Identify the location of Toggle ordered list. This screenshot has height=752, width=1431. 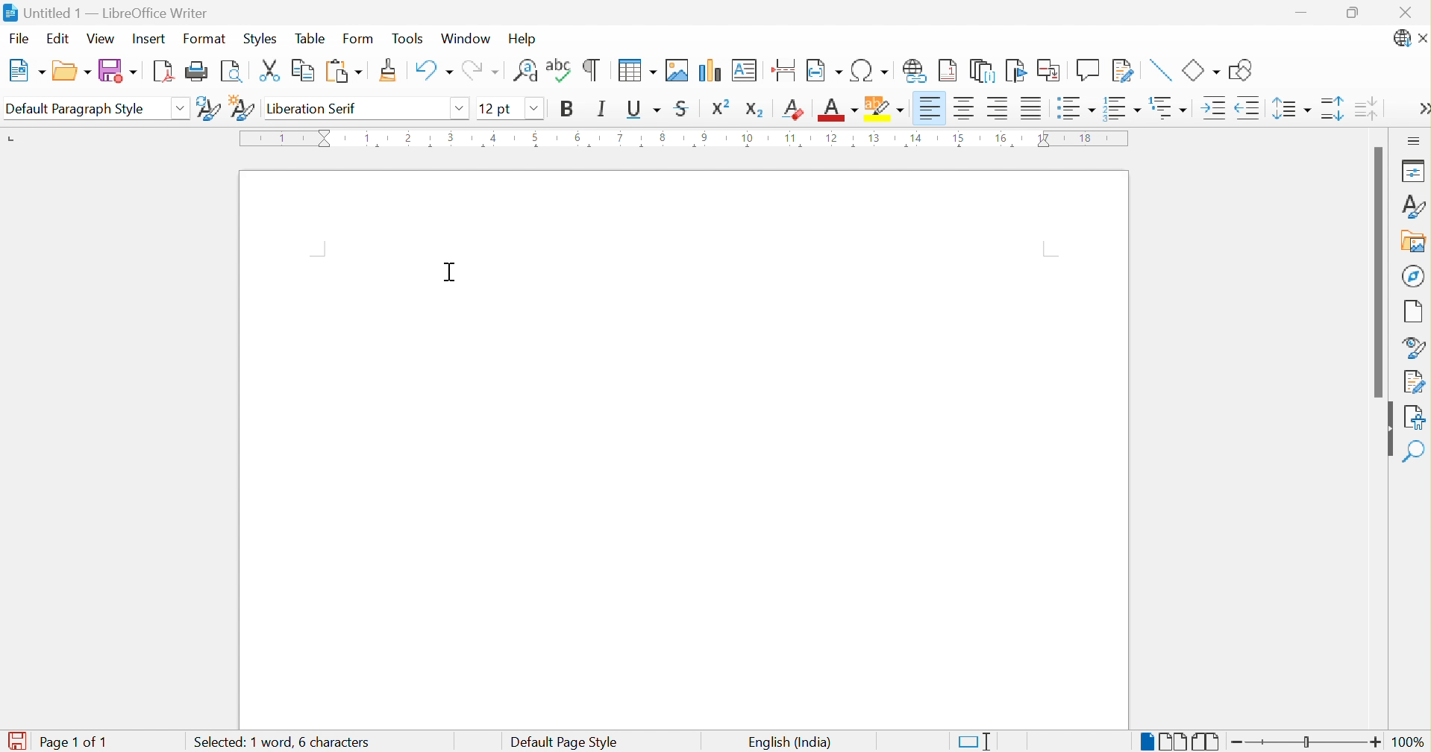
(1124, 107).